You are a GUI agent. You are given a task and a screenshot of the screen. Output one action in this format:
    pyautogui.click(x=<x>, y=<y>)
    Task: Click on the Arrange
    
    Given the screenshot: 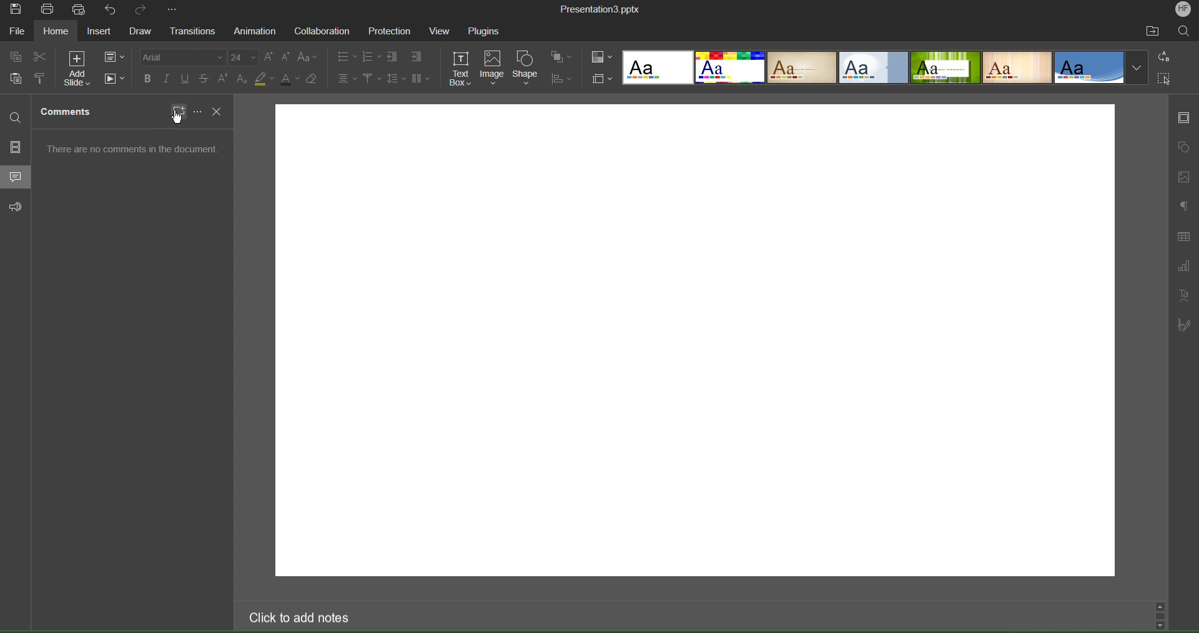 What is the action you would take?
    pyautogui.click(x=561, y=58)
    